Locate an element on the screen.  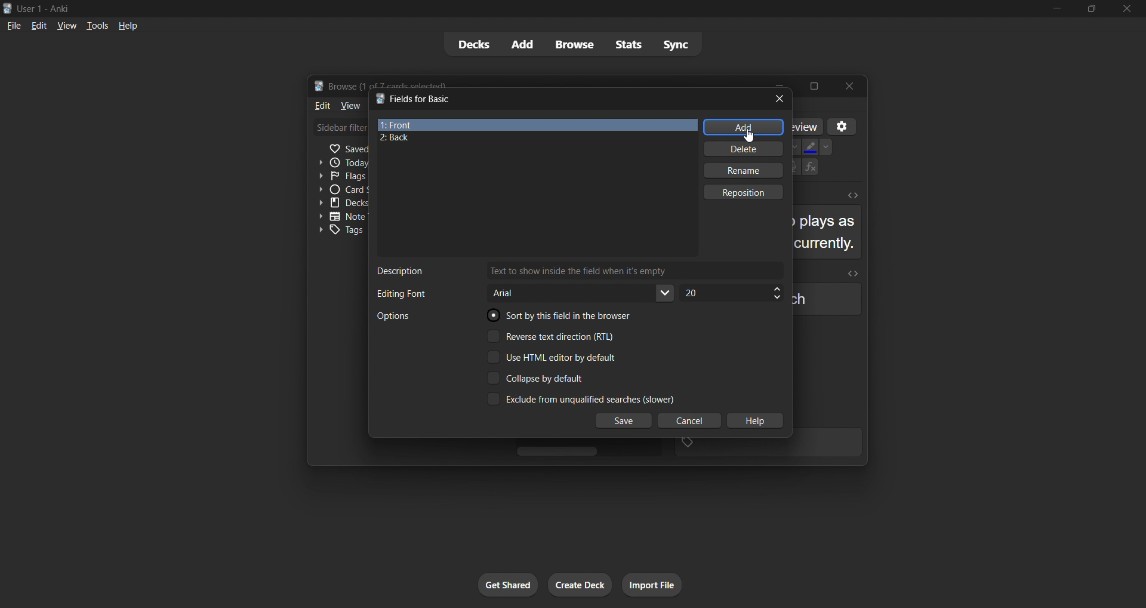
Reverse text direction(RTL) is located at coordinates (557, 337).